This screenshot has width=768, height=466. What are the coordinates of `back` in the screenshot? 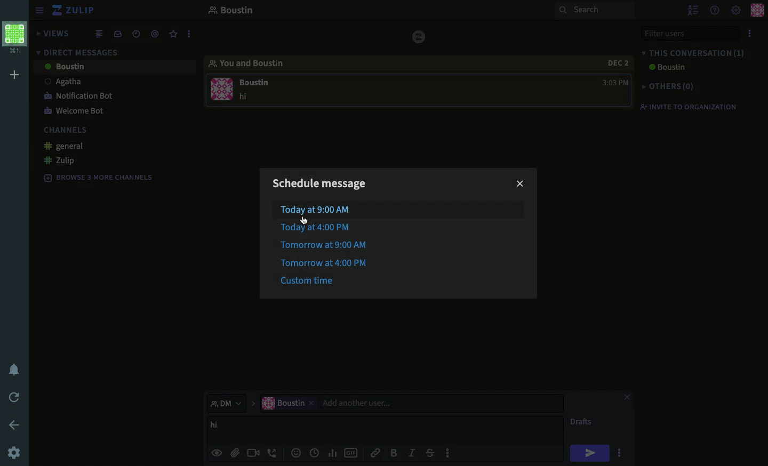 It's located at (16, 425).